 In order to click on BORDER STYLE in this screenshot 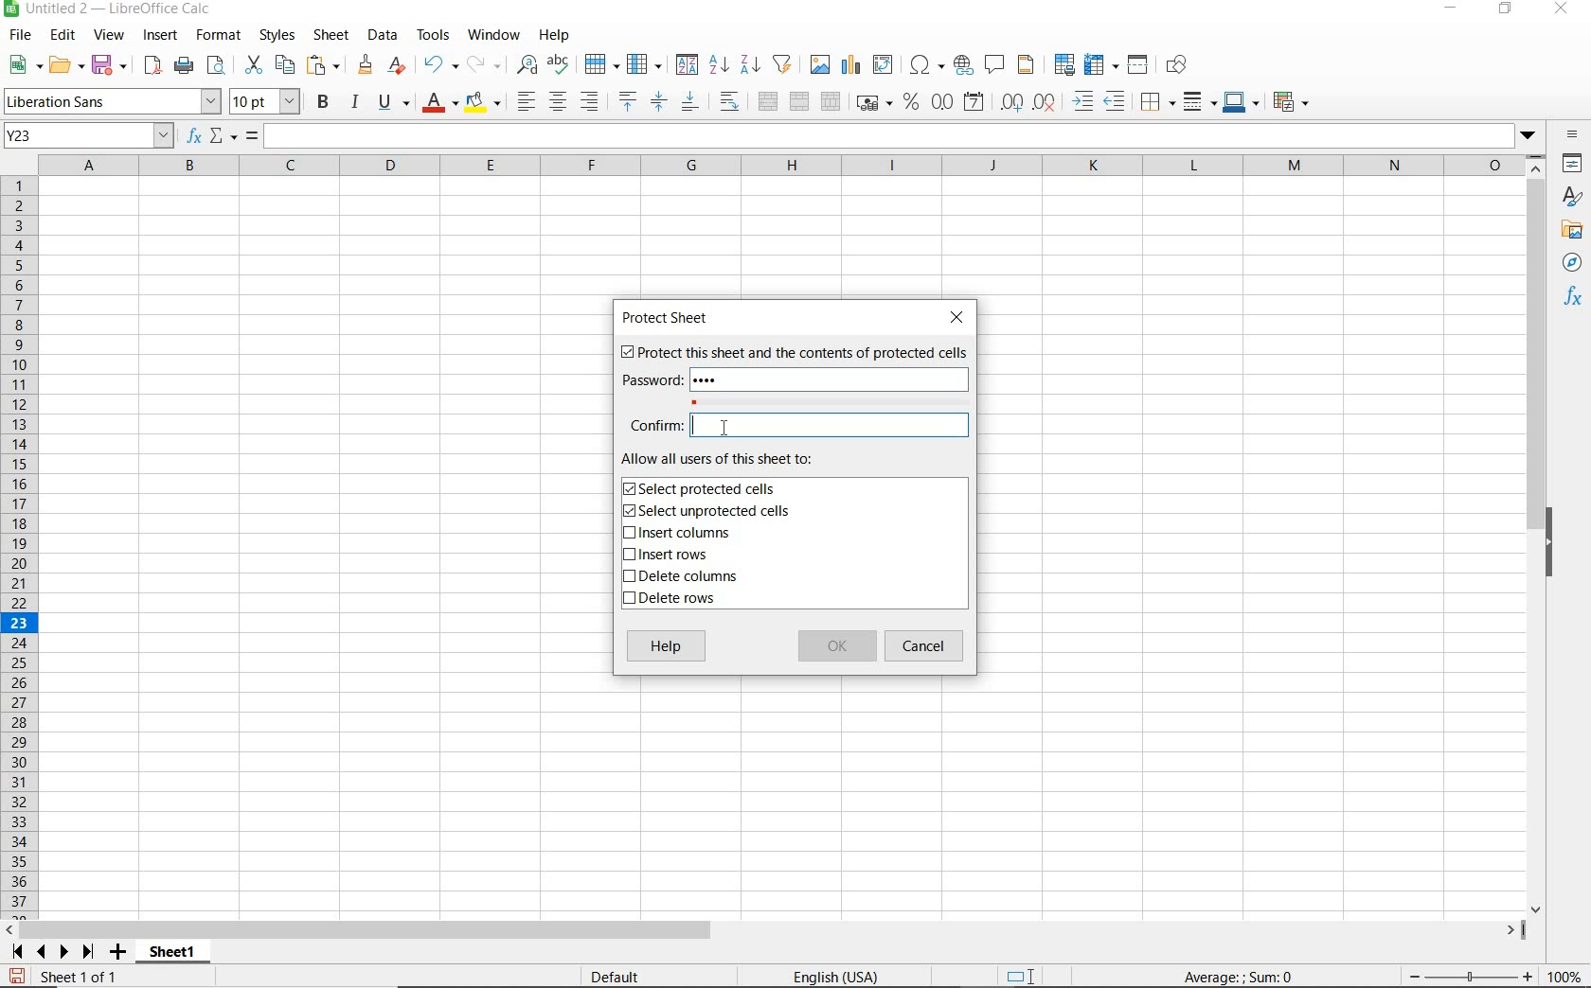, I will do `click(1197, 101)`.